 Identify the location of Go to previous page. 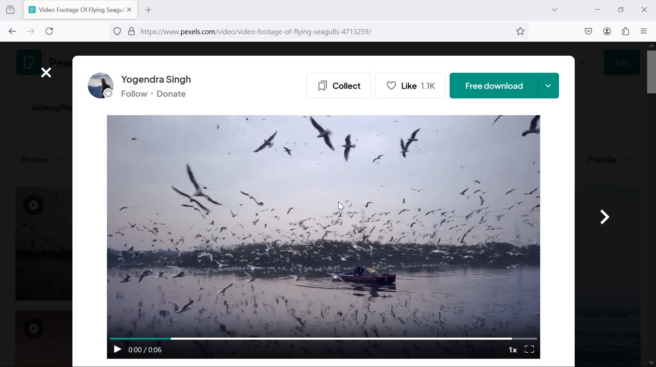
(11, 30).